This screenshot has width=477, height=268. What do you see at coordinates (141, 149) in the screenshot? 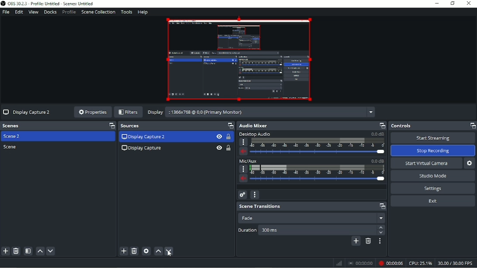
I see `Display Capture ` at bounding box center [141, 149].